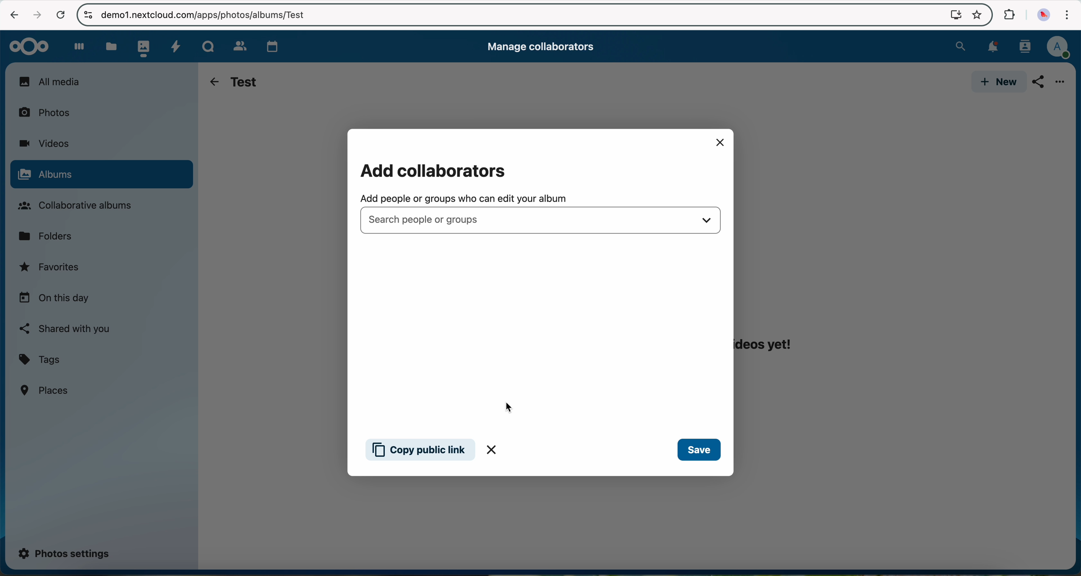 This screenshot has width=1081, height=576. What do you see at coordinates (65, 329) in the screenshot?
I see `shared with you` at bounding box center [65, 329].